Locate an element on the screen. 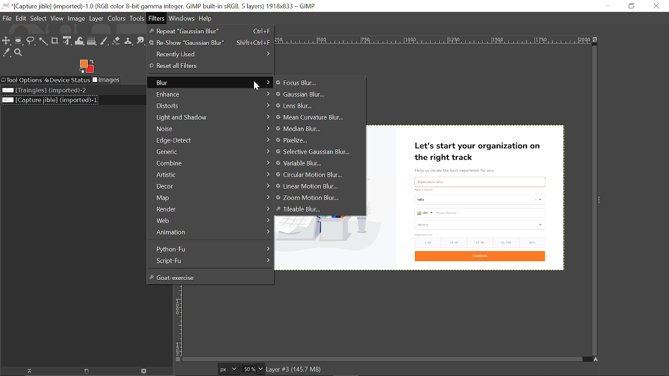 Image resolution: width=669 pixels, height=376 pixels. Raise this image display is located at coordinates (28, 371).